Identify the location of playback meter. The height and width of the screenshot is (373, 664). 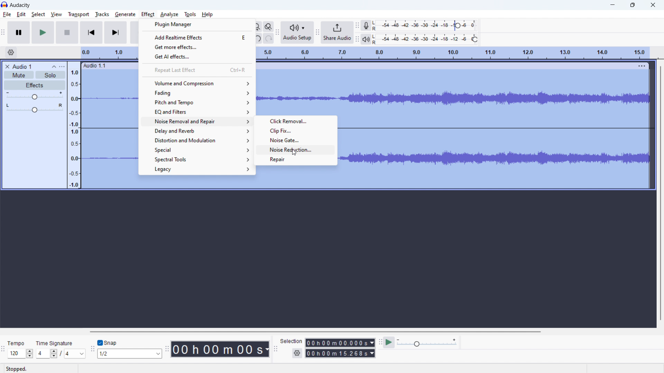
(429, 39).